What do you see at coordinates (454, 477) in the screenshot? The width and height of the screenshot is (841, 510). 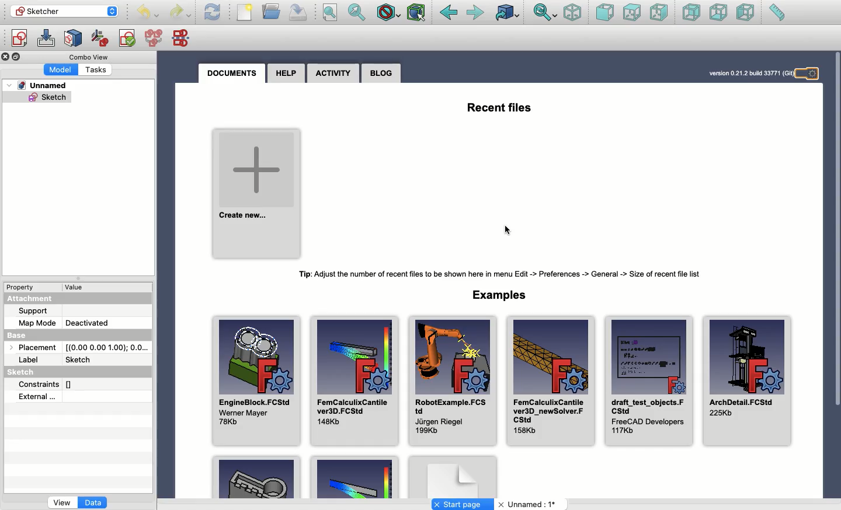 I see `Example 3` at bounding box center [454, 477].